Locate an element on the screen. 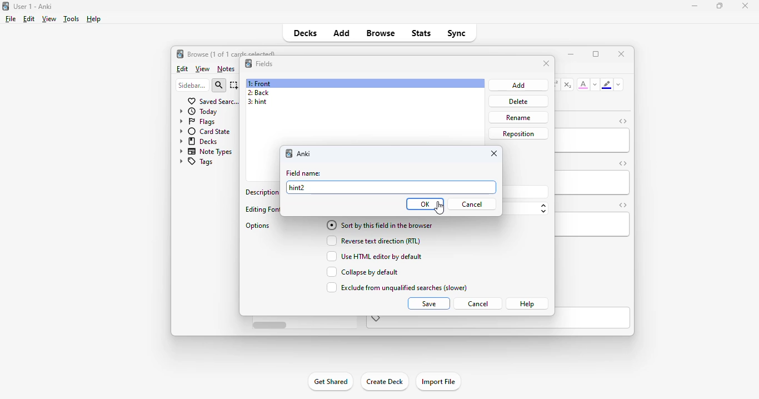 The width and height of the screenshot is (759, 399). close is located at coordinates (622, 53).